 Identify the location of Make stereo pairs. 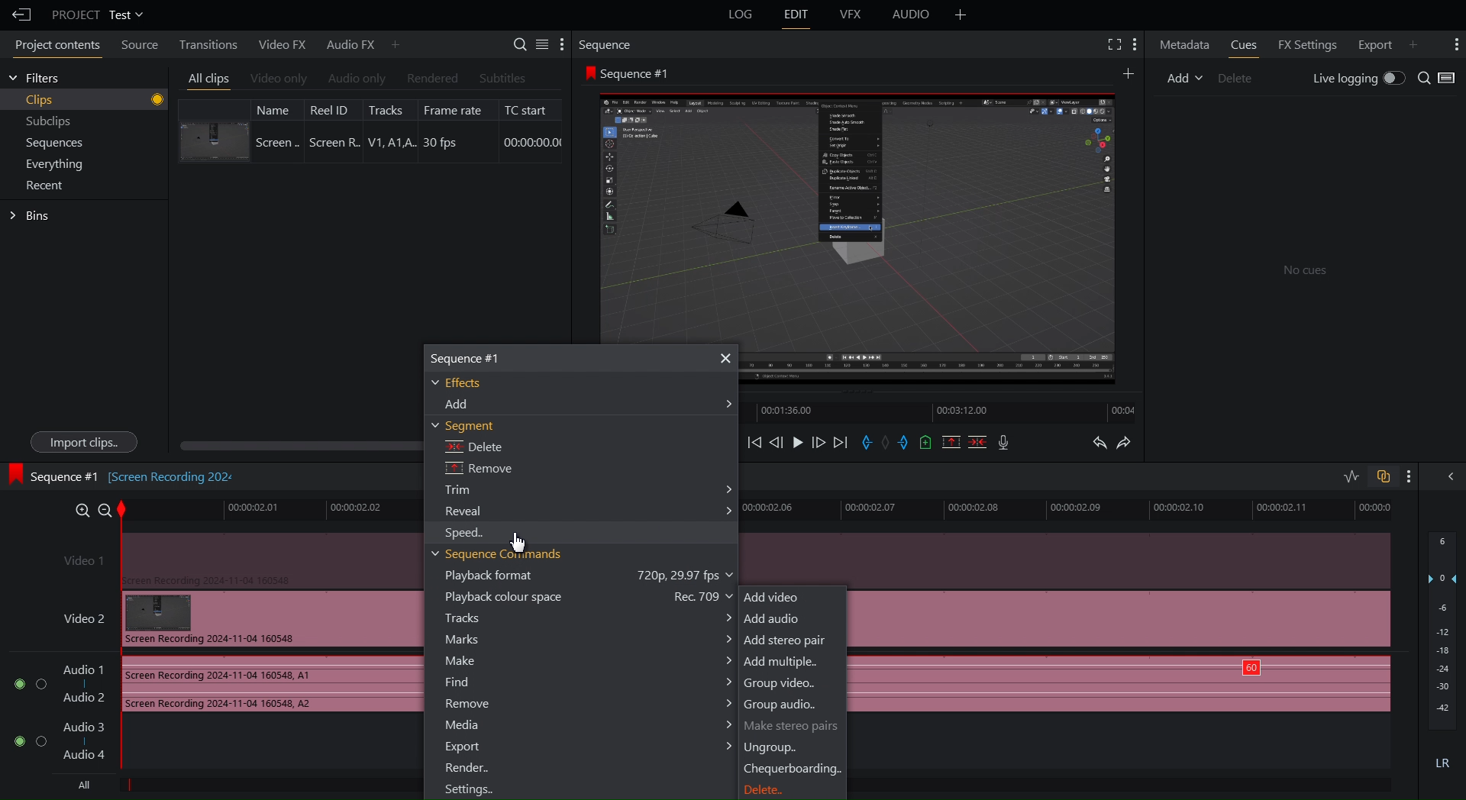
(793, 726).